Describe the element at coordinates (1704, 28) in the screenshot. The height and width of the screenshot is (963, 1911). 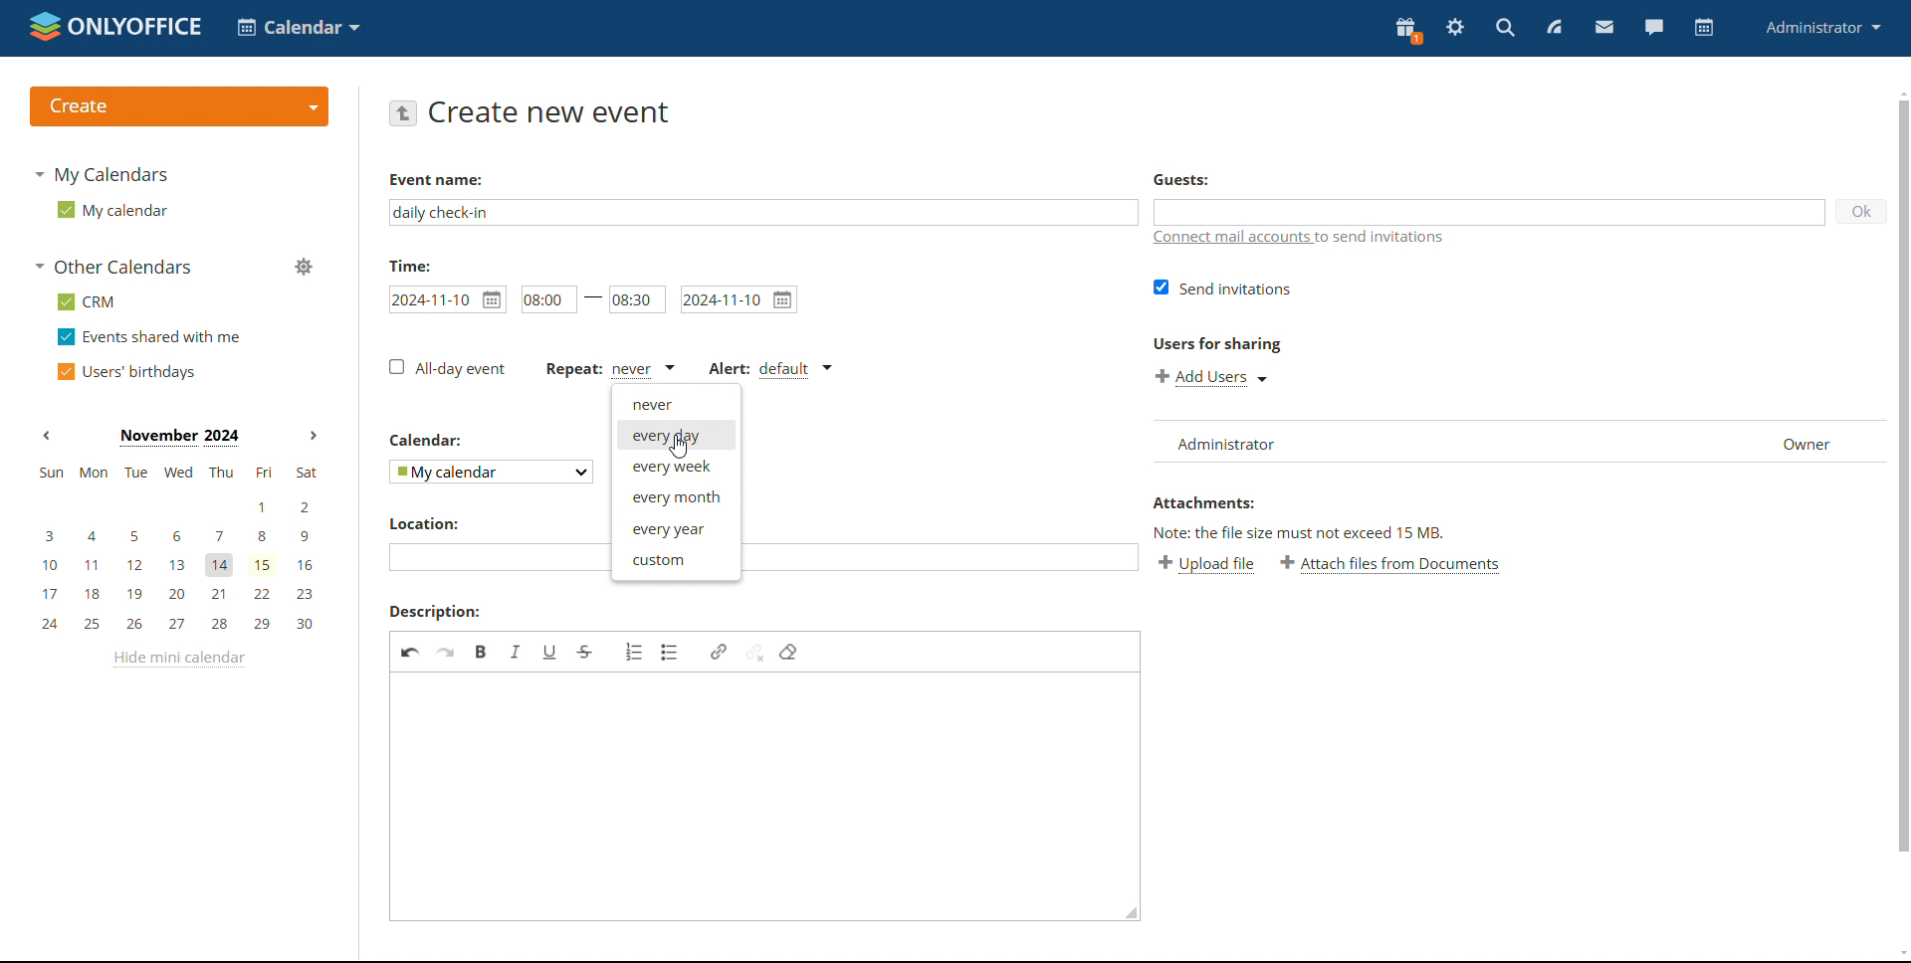
I see `calendar` at that location.